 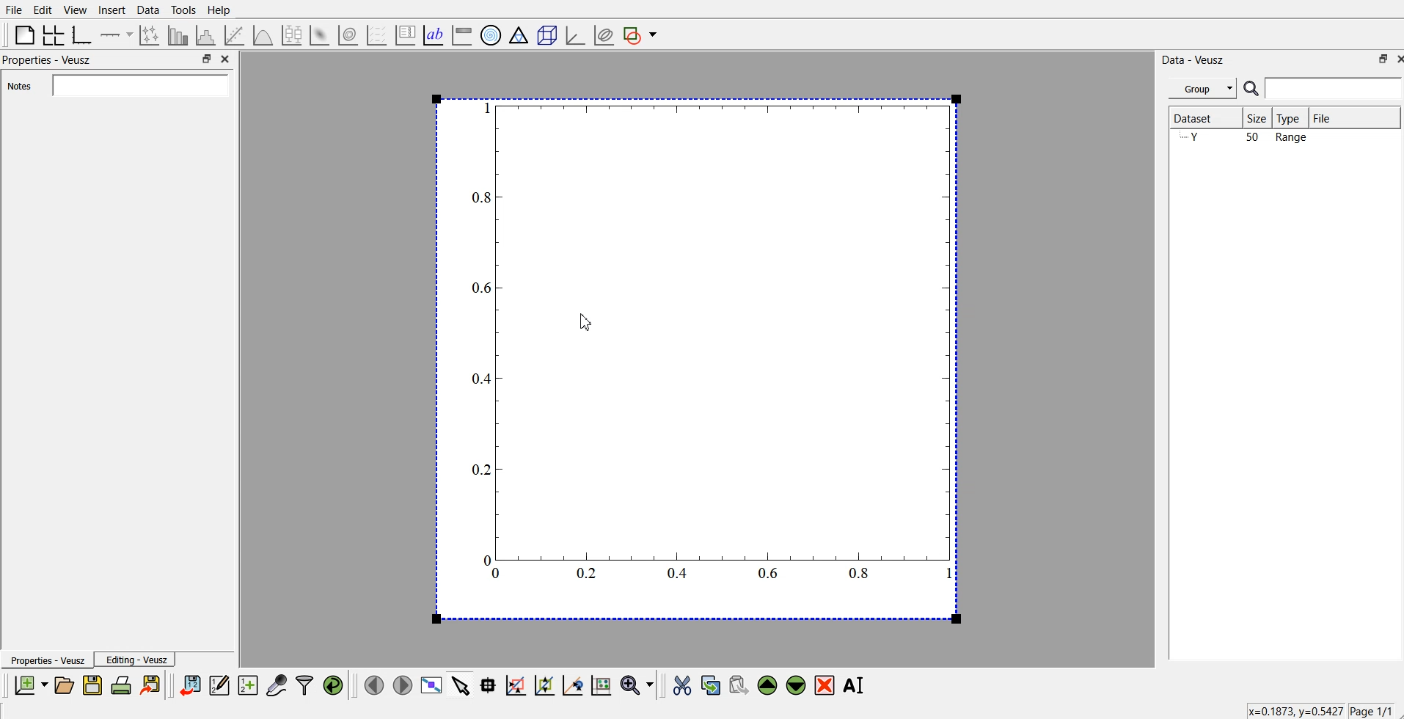 I want to click on Edit, so click(x=43, y=10).